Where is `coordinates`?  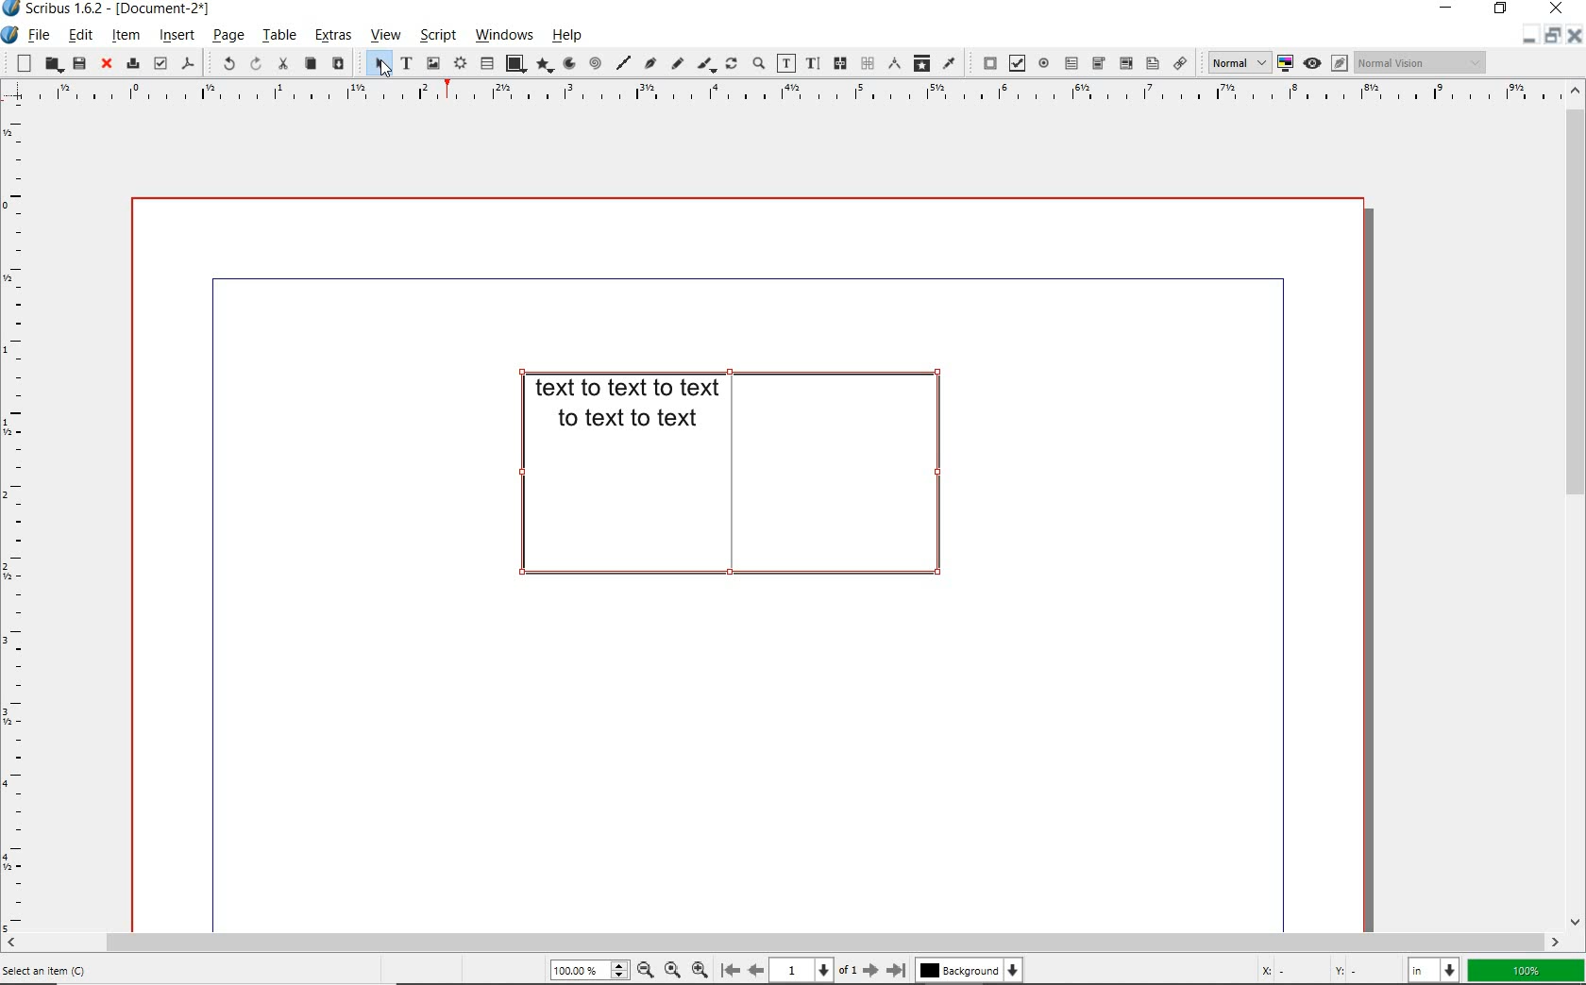 coordinates is located at coordinates (1322, 971).